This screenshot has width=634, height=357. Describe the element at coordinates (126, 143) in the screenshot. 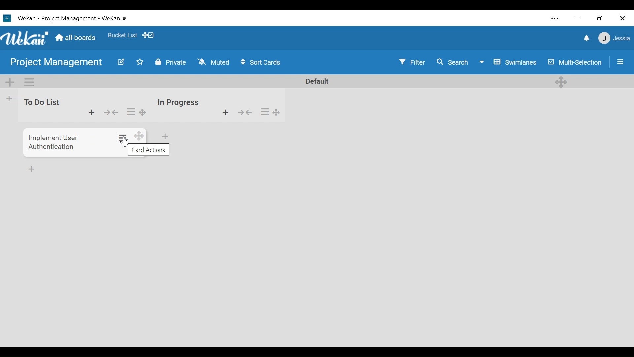

I see `cursor` at that location.